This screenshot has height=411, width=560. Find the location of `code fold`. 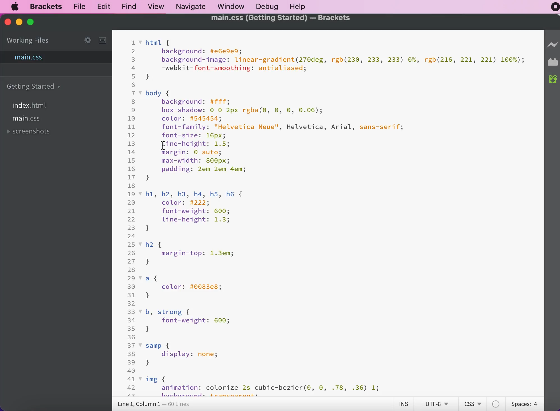

code fold is located at coordinates (141, 92).